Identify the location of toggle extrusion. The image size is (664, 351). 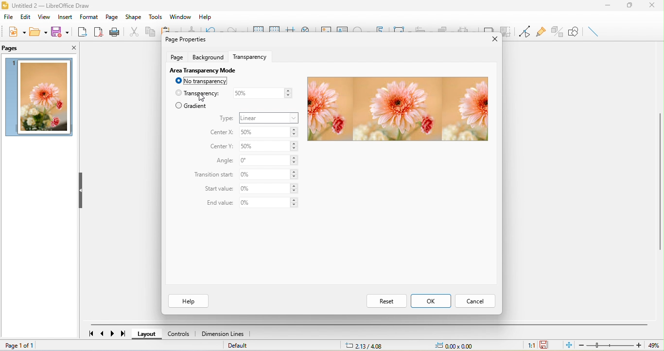
(556, 32).